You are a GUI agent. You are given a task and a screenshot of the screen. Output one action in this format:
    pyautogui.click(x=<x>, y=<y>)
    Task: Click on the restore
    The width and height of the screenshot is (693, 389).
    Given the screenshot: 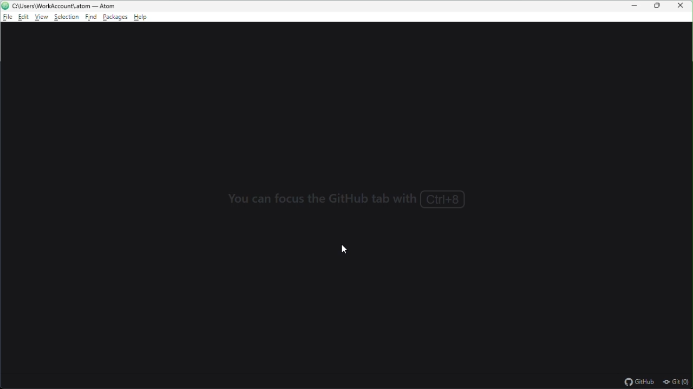 What is the action you would take?
    pyautogui.click(x=658, y=5)
    